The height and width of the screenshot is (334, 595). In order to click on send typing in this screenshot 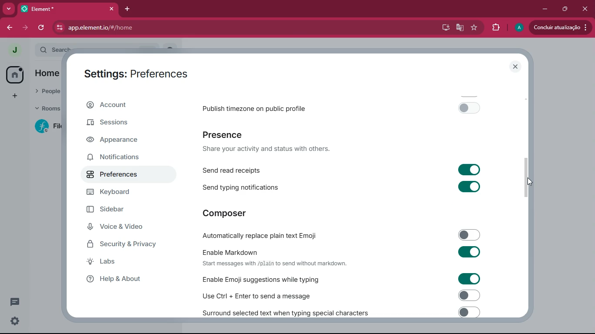, I will do `click(342, 187)`.